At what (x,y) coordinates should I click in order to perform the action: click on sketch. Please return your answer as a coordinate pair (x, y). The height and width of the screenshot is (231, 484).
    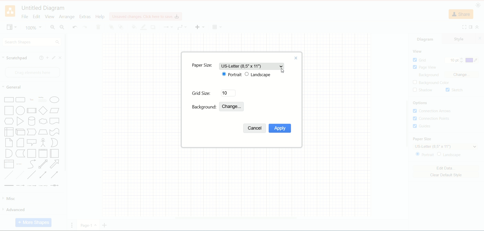
    Looking at the image, I should click on (455, 90).